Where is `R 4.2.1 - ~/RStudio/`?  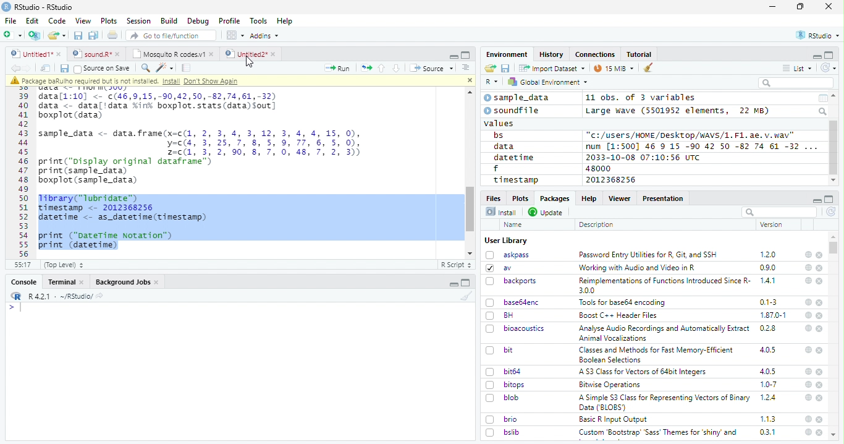
R 4.2.1 - ~/RStudio/ is located at coordinates (59, 296).